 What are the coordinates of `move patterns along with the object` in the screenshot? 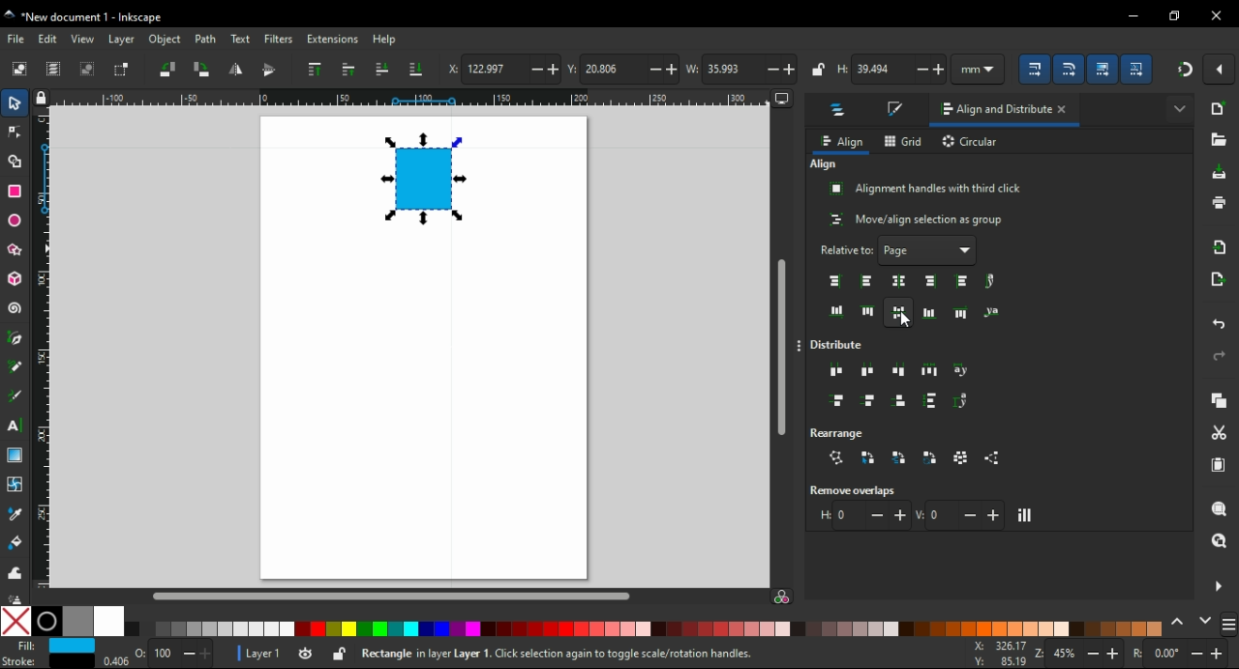 It's located at (1138, 68).